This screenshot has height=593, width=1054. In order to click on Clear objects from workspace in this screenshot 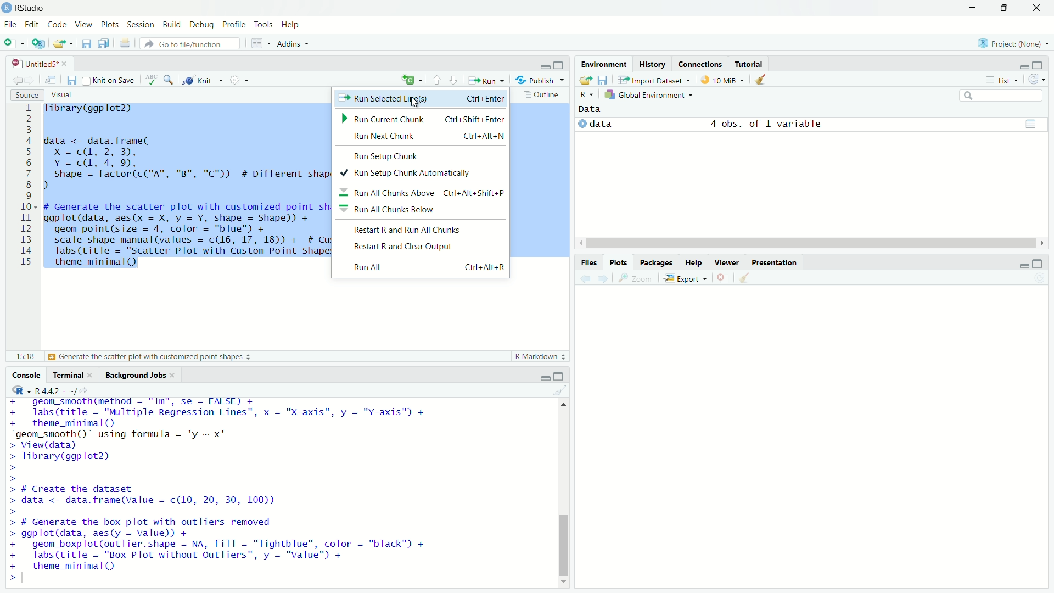, I will do `click(757, 79)`.